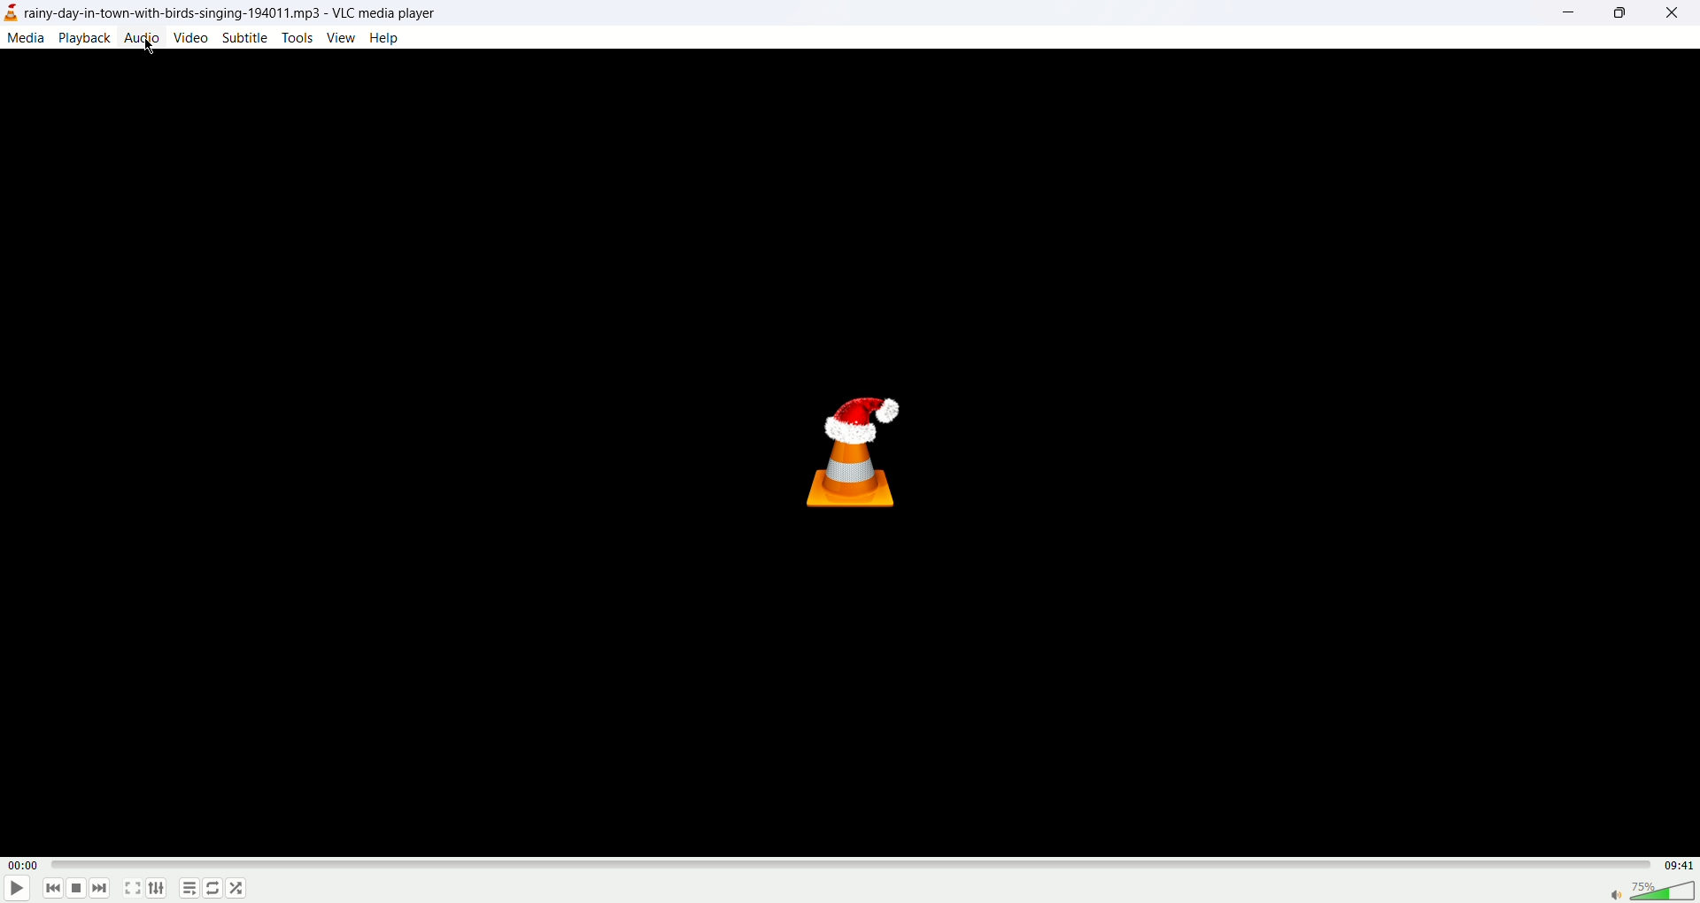  What do you see at coordinates (384, 36) in the screenshot?
I see `Help` at bounding box center [384, 36].